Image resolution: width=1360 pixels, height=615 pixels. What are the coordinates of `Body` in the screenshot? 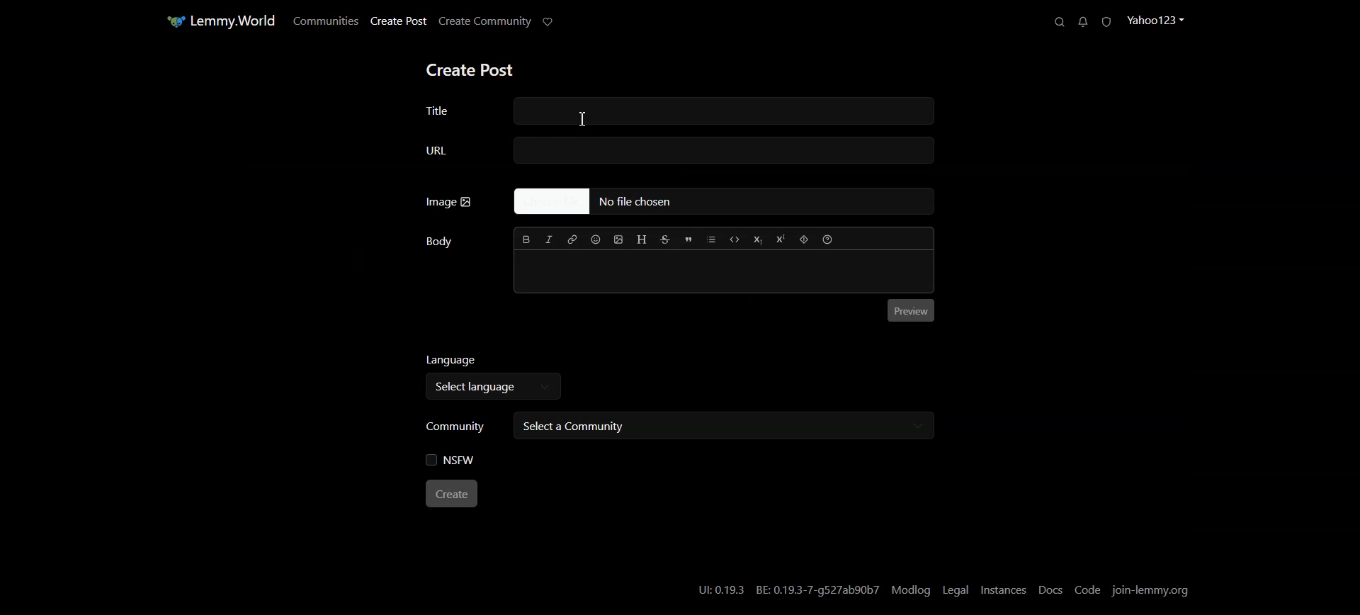 It's located at (439, 242).